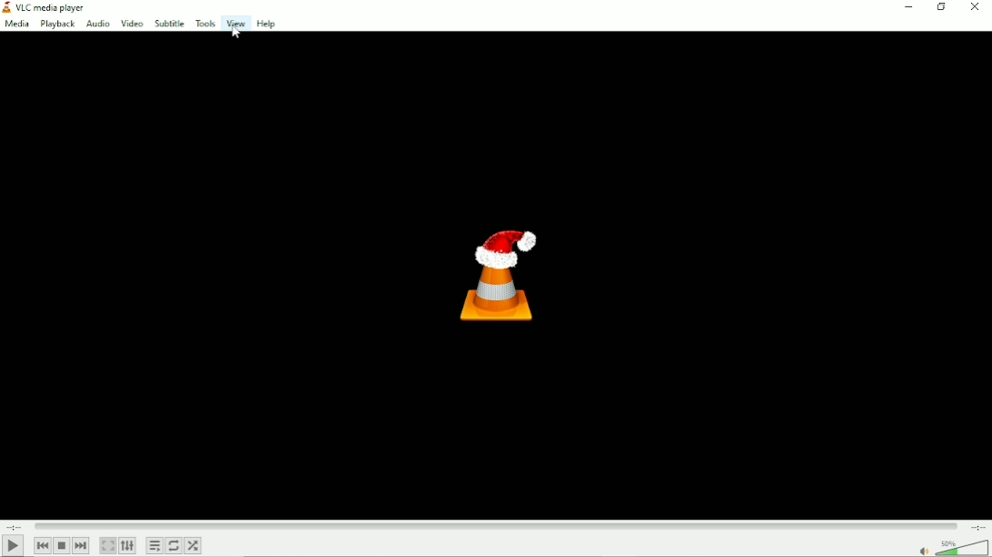 This screenshot has width=992, height=557. Describe the element at coordinates (15, 545) in the screenshot. I see `Play` at that location.